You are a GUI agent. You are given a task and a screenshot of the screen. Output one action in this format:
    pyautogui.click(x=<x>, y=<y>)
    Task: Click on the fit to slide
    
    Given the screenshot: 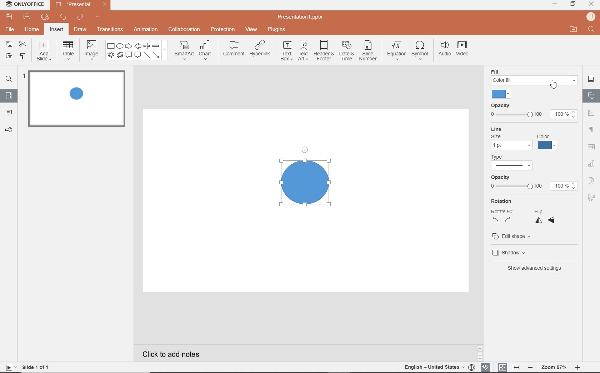 What is the action you would take?
    pyautogui.click(x=503, y=367)
    